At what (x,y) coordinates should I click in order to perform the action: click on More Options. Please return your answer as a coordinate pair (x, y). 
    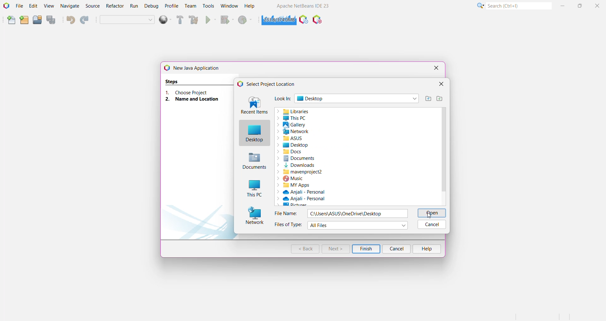
    Looking at the image, I should click on (480, 7).